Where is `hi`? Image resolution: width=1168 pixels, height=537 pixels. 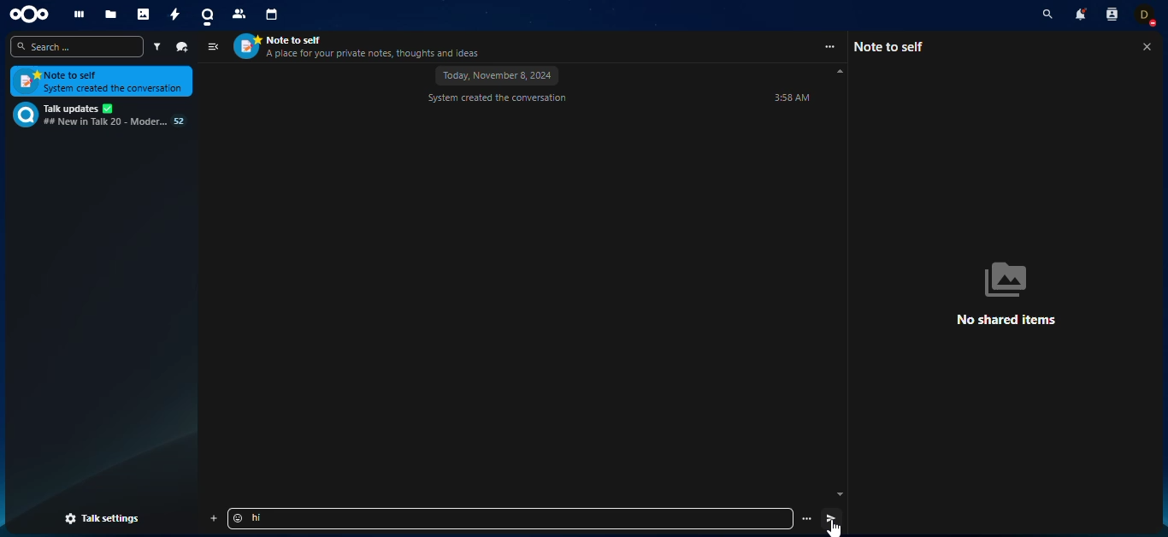
hi is located at coordinates (266, 518).